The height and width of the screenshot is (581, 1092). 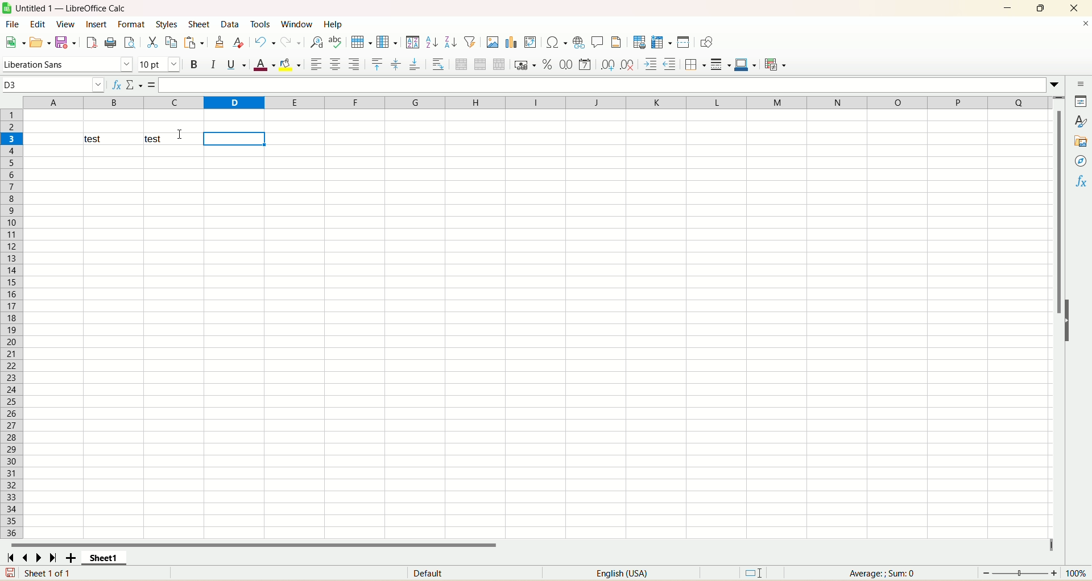 What do you see at coordinates (628, 64) in the screenshot?
I see `remove decimal` at bounding box center [628, 64].